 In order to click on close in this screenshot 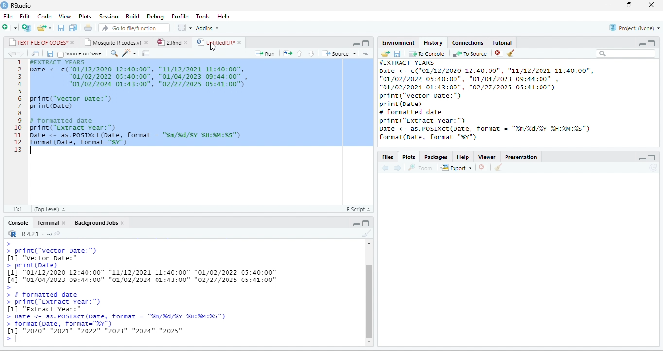, I will do `click(240, 43)`.